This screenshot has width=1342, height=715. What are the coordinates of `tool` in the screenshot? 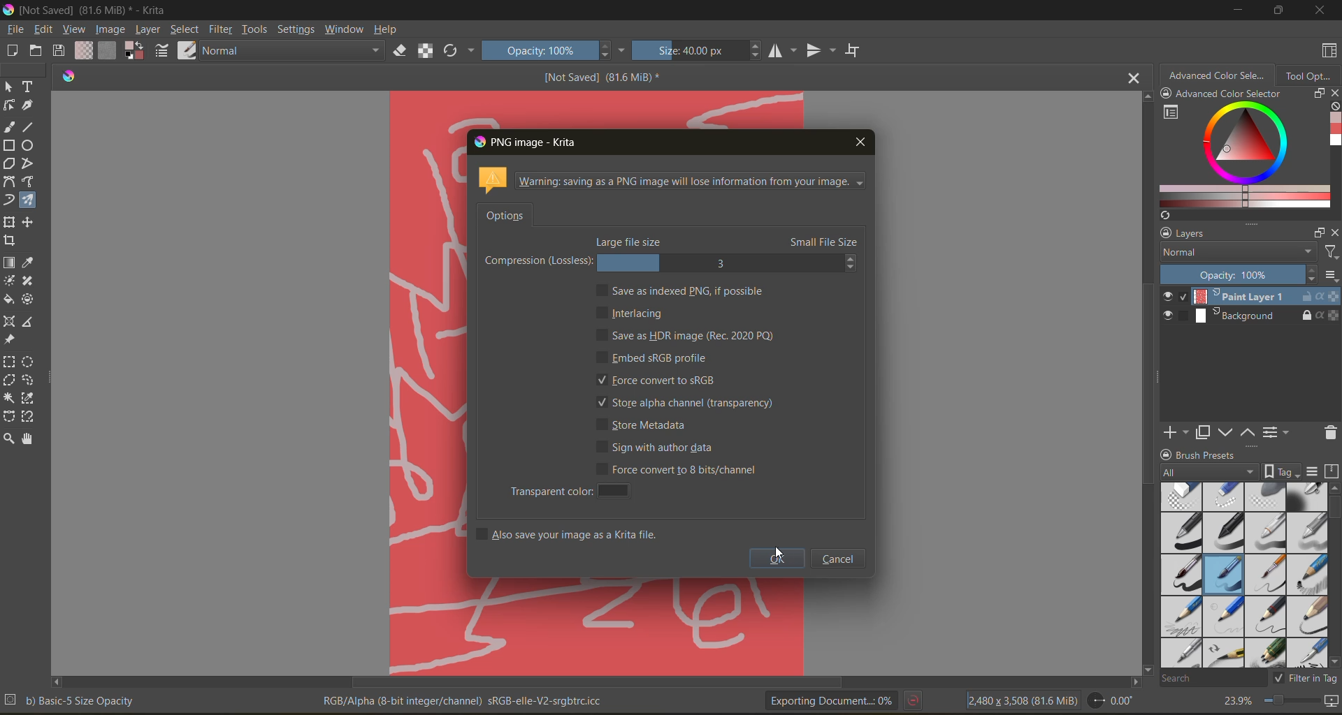 It's located at (28, 399).